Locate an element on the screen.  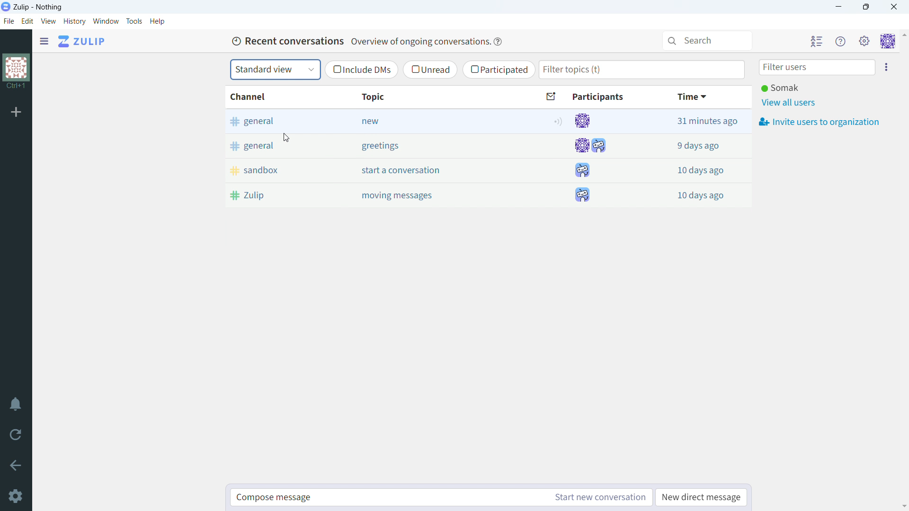
add is located at coordinates (14, 111).